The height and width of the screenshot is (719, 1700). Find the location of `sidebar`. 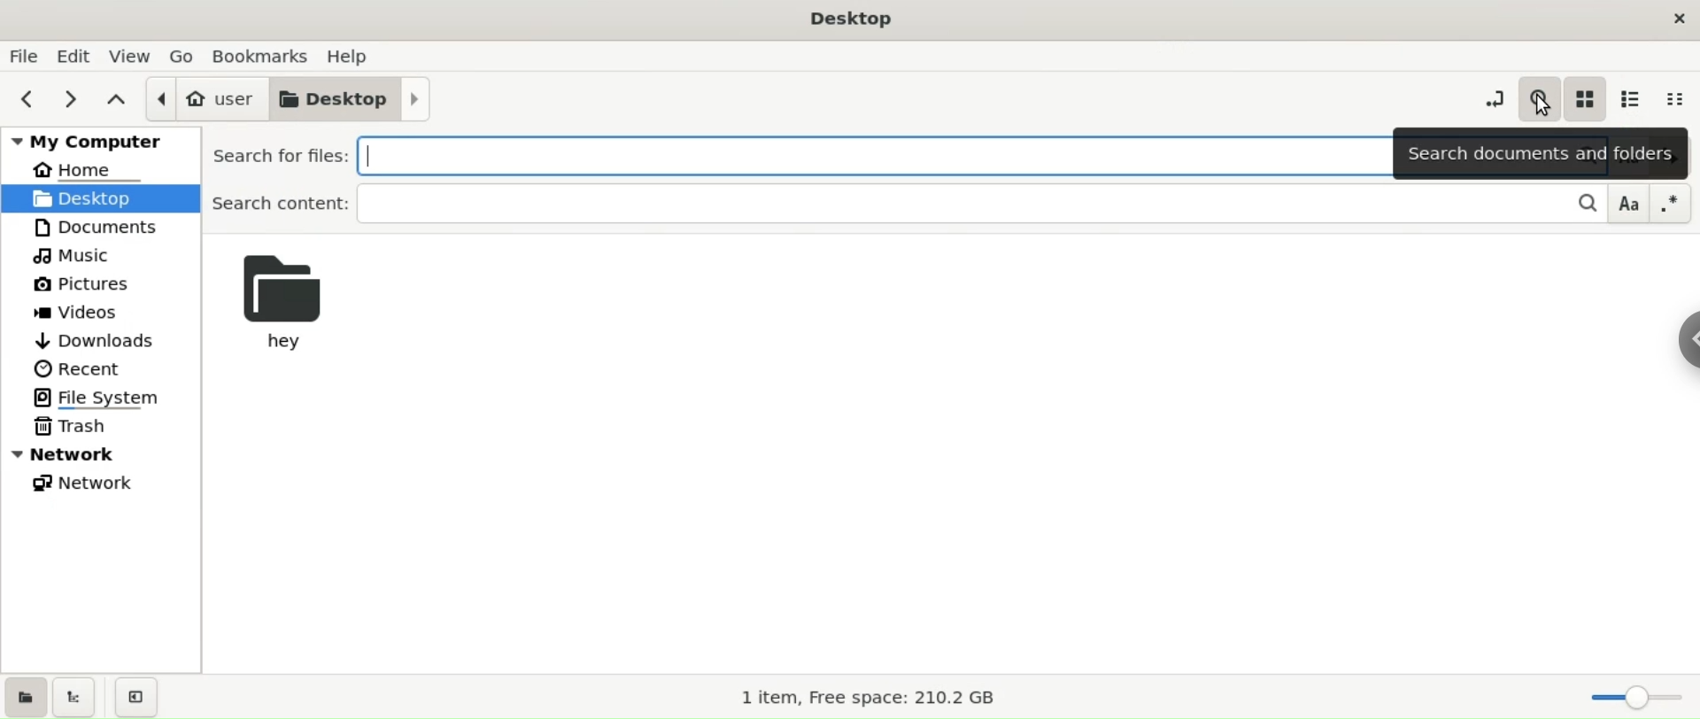

sidebar is located at coordinates (1673, 349).